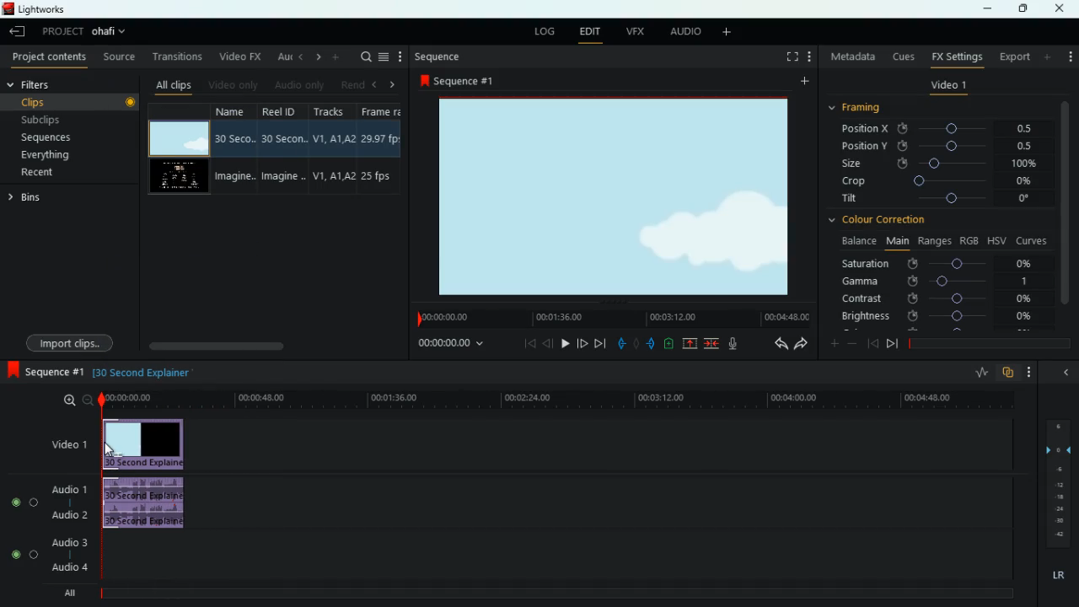 Image resolution: width=1079 pixels, height=607 pixels. Describe the element at coordinates (234, 86) in the screenshot. I see `video only` at that location.